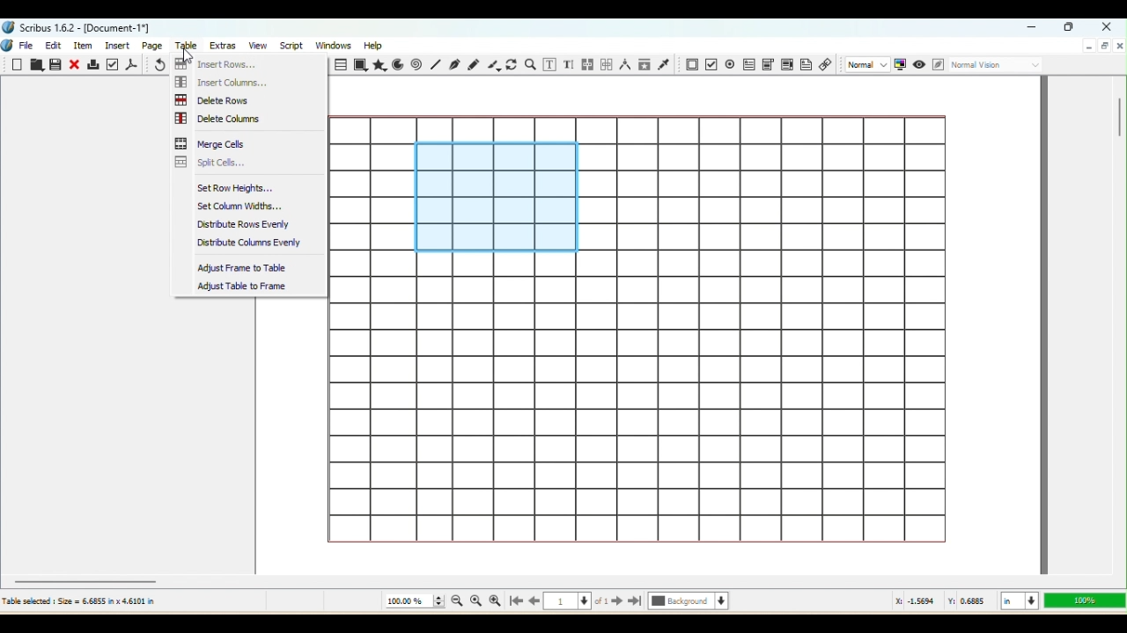 This screenshot has height=633, width=1127. What do you see at coordinates (418, 65) in the screenshot?
I see `Spiral` at bounding box center [418, 65].